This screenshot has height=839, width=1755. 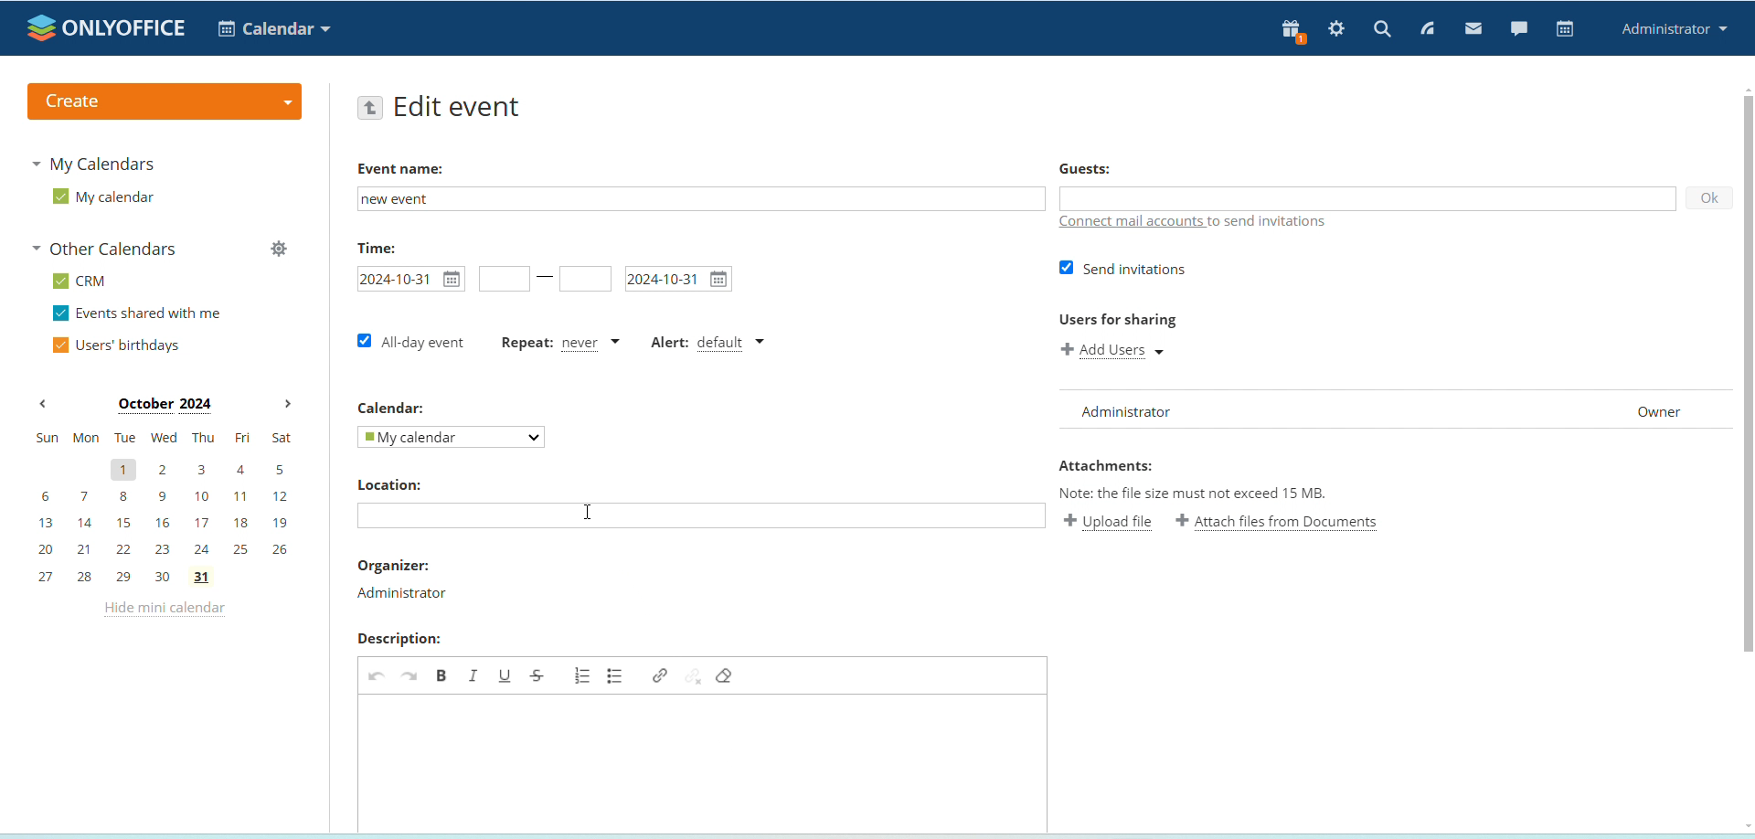 What do you see at coordinates (1707, 199) in the screenshot?
I see `ok` at bounding box center [1707, 199].